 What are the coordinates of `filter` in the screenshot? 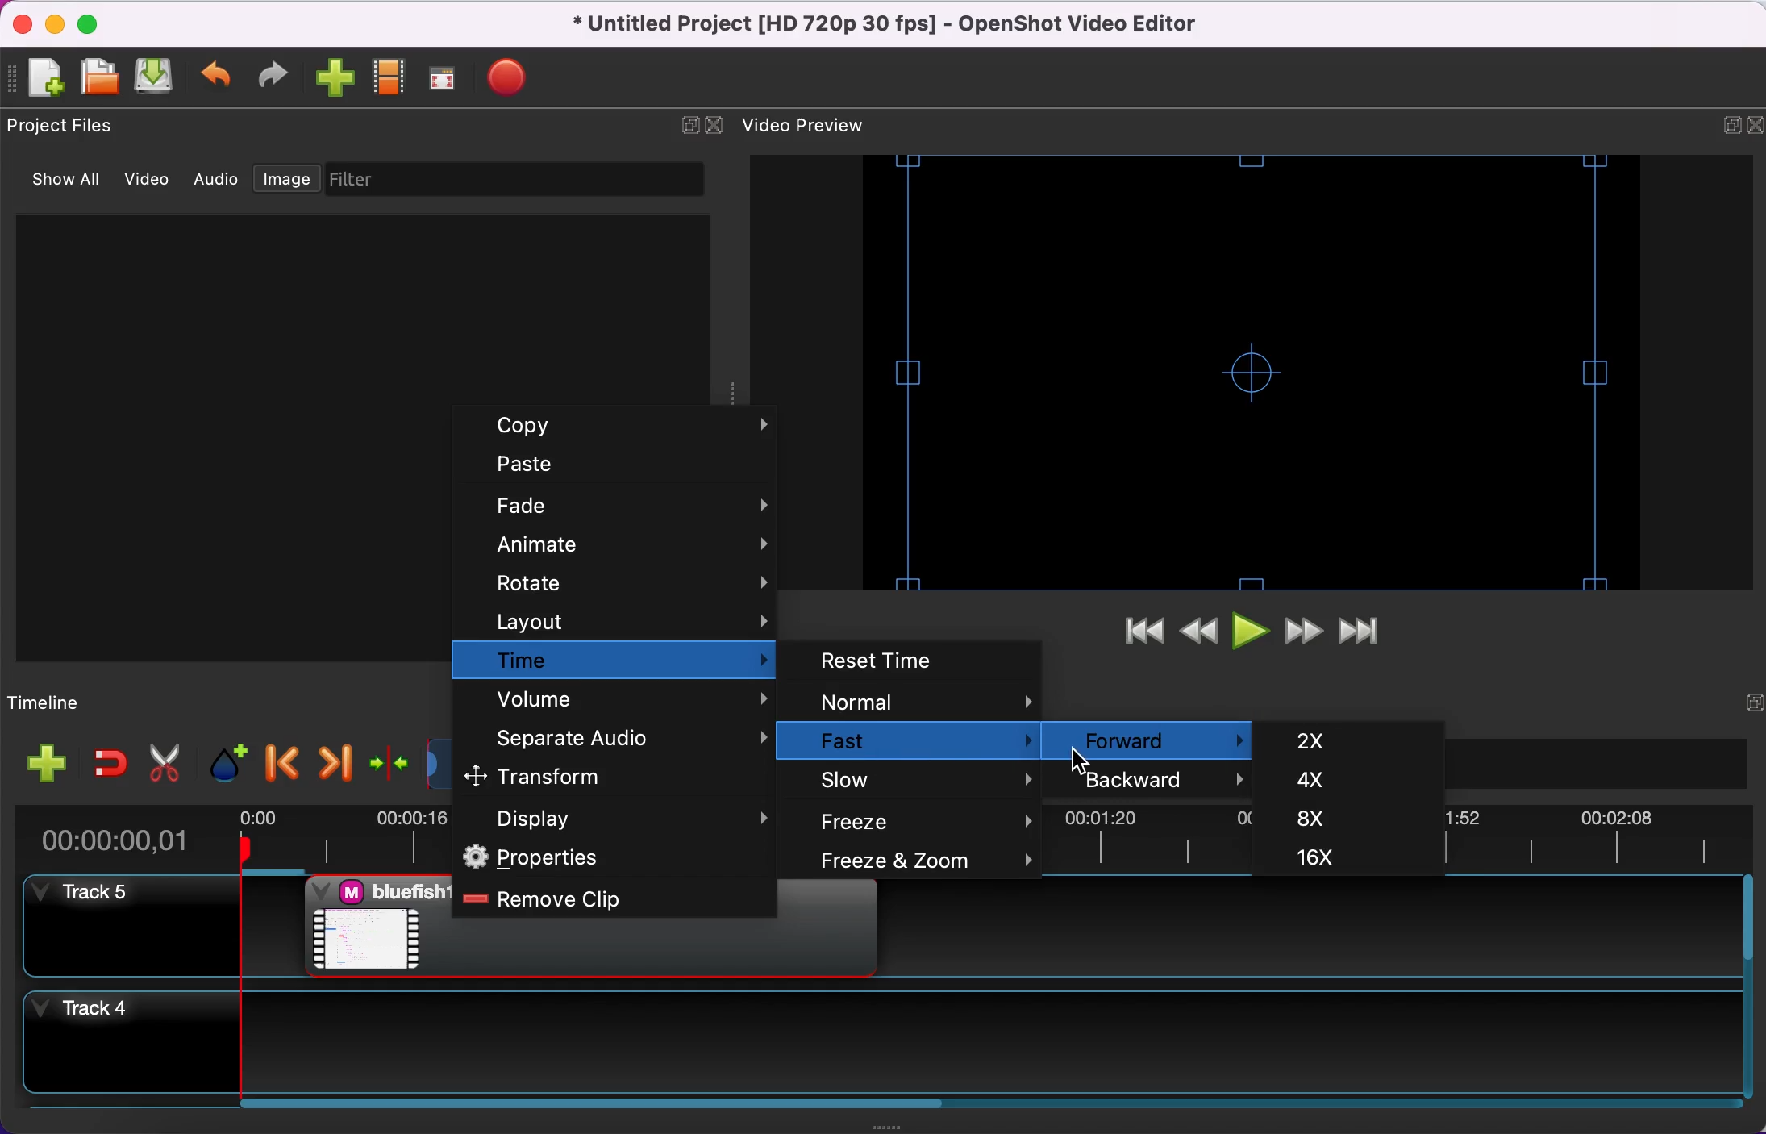 It's located at (511, 180).